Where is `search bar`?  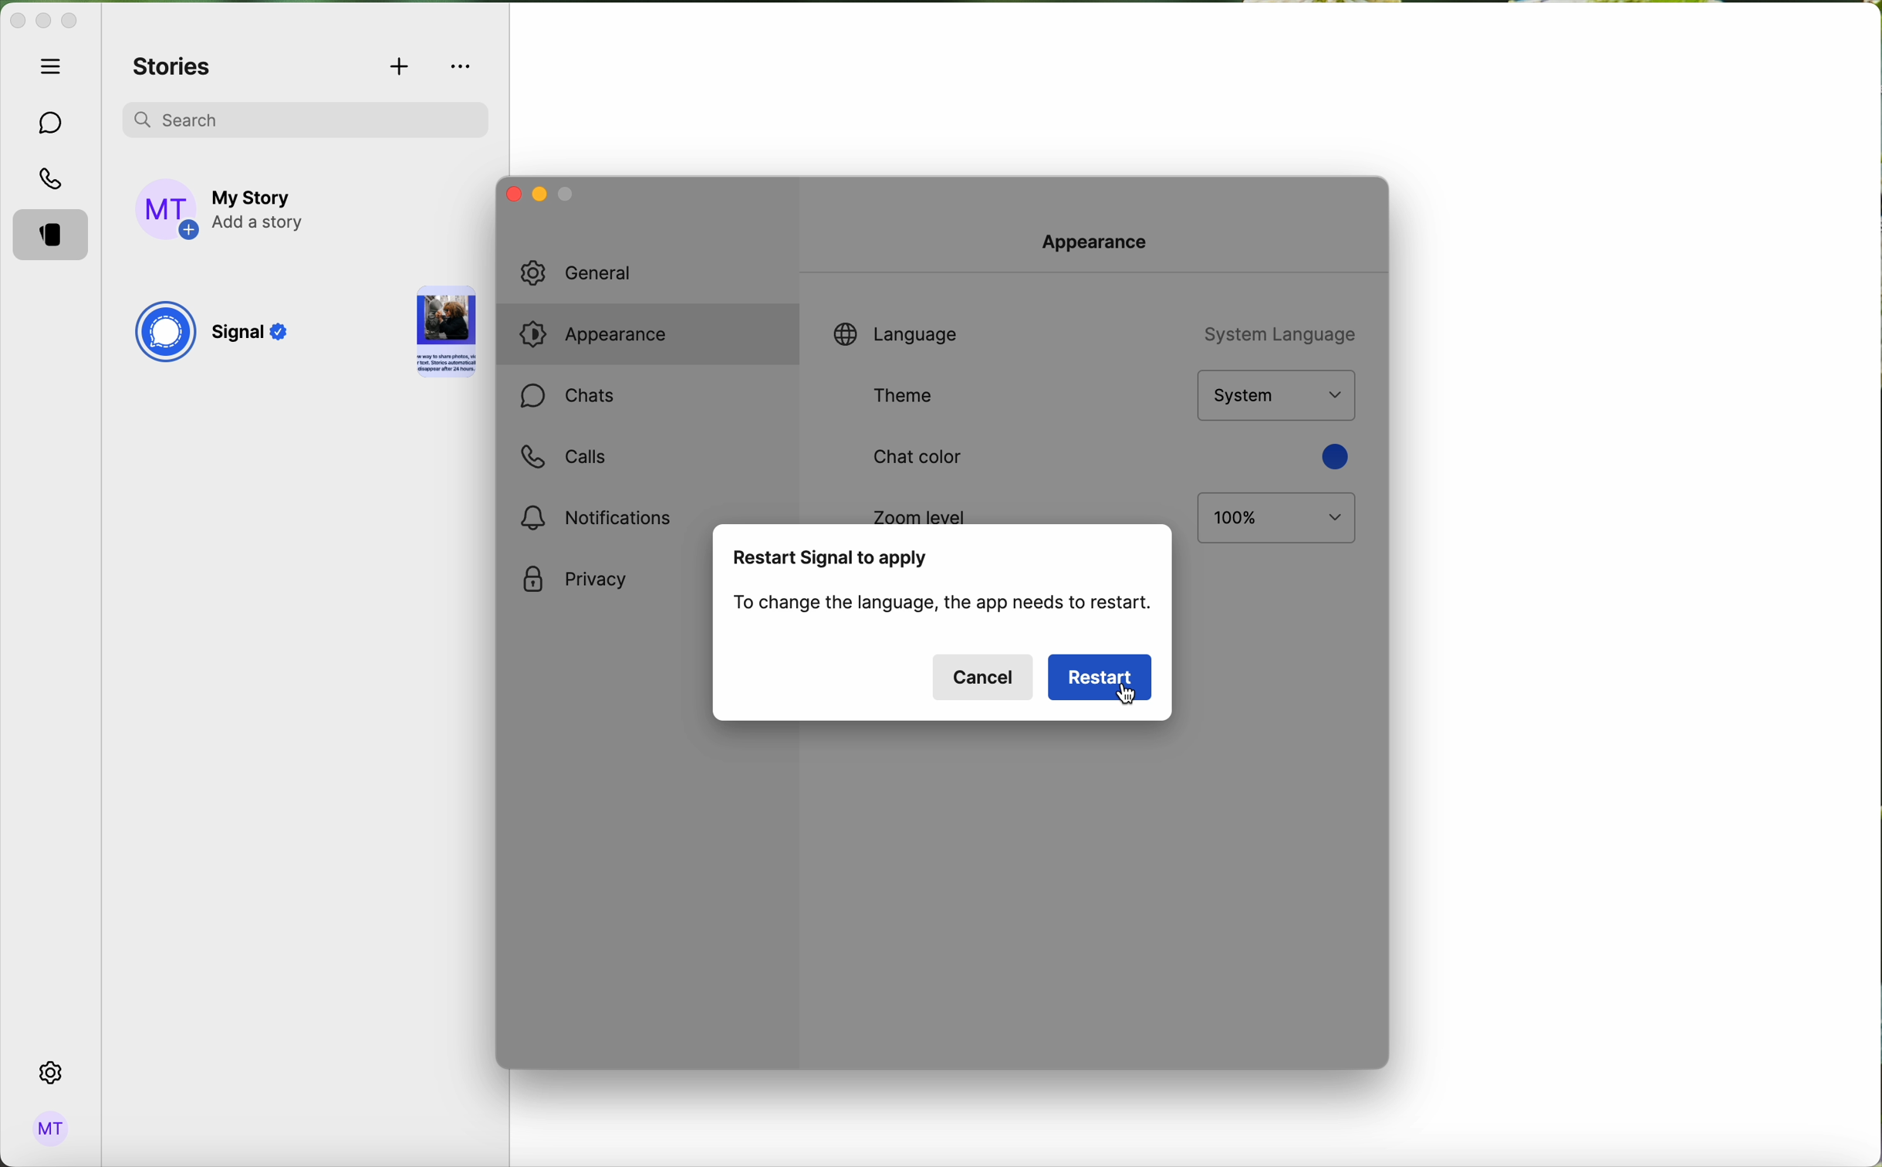
search bar is located at coordinates (305, 117).